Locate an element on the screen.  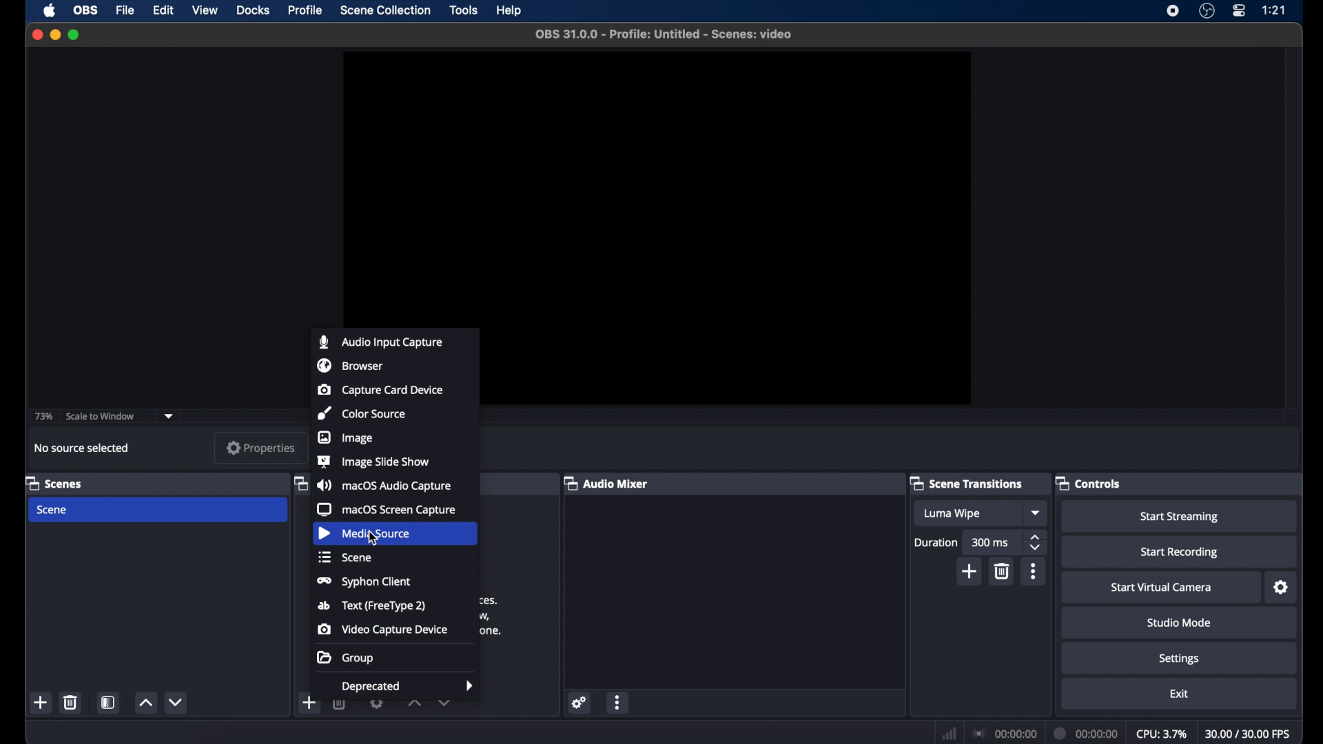
scale to window is located at coordinates (100, 416).